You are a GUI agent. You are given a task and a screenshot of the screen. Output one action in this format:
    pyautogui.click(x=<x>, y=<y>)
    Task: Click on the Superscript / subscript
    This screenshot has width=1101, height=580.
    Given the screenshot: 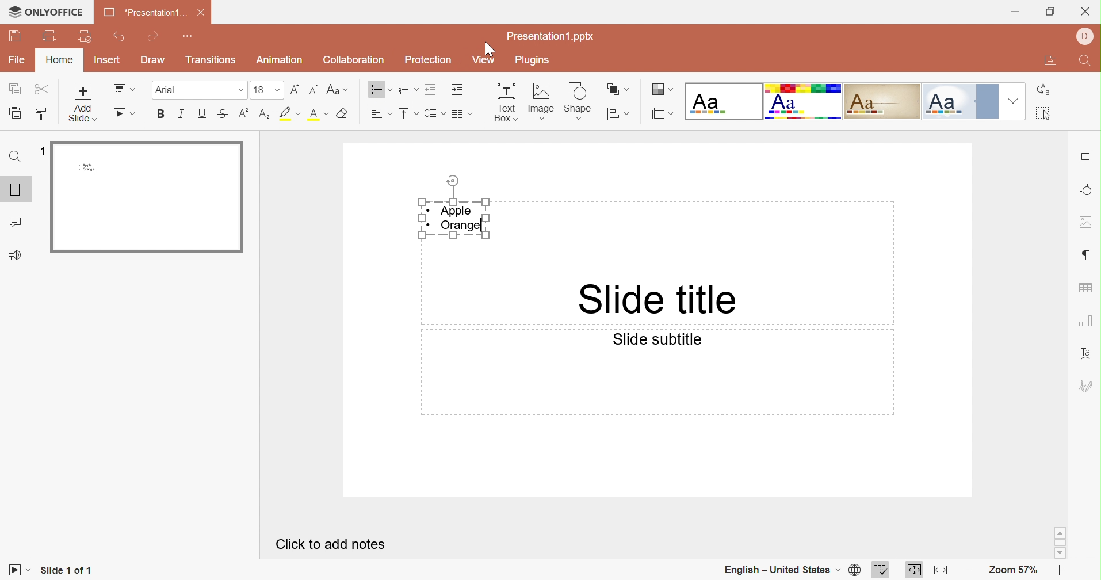 What is the action you would take?
    pyautogui.click(x=320, y=115)
    